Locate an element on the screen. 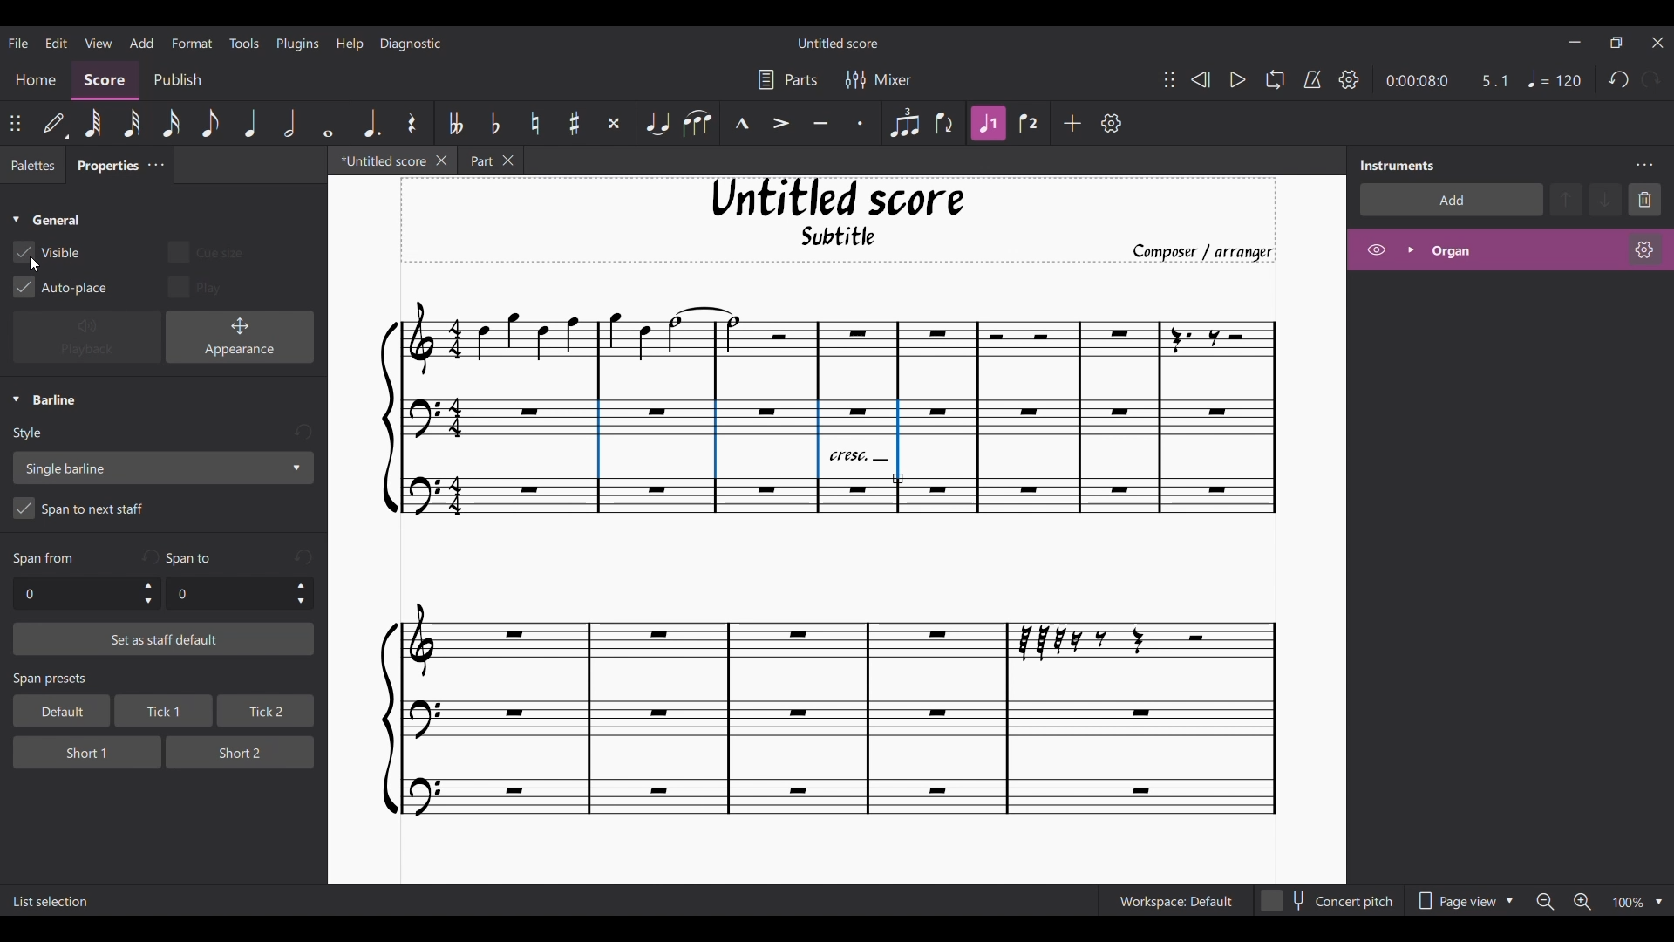 This screenshot has width=1674, height=942. Move selection up is located at coordinates (1567, 199).